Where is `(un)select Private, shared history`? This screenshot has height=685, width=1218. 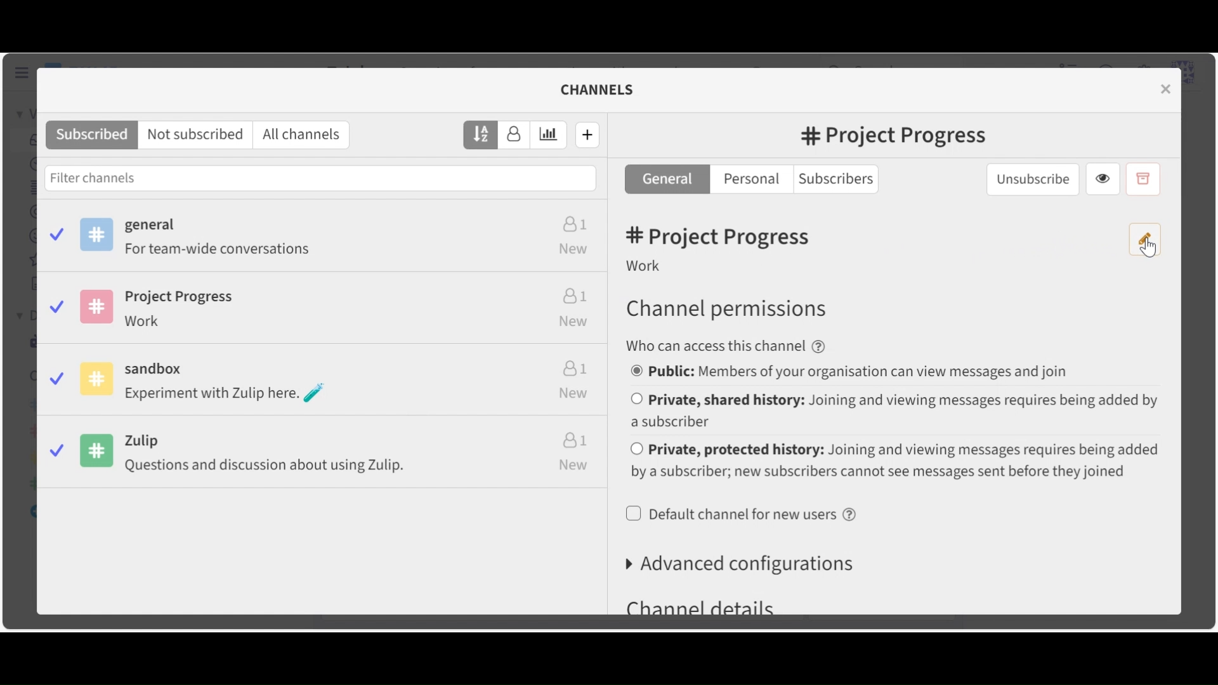
(un)select Private, shared history is located at coordinates (893, 410).